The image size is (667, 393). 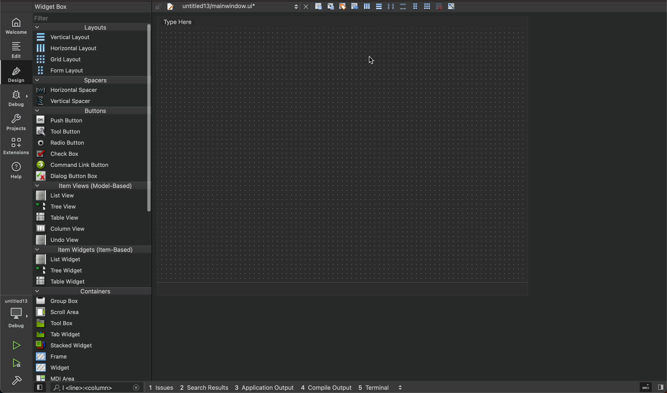 I want to click on checkbox, so click(x=91, y=154).